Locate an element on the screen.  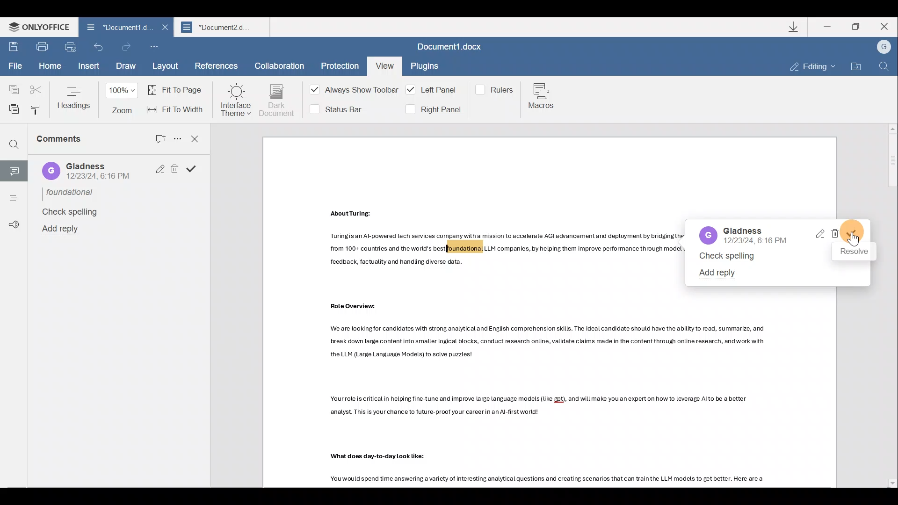
Copy is located at coordinates (10, 86).